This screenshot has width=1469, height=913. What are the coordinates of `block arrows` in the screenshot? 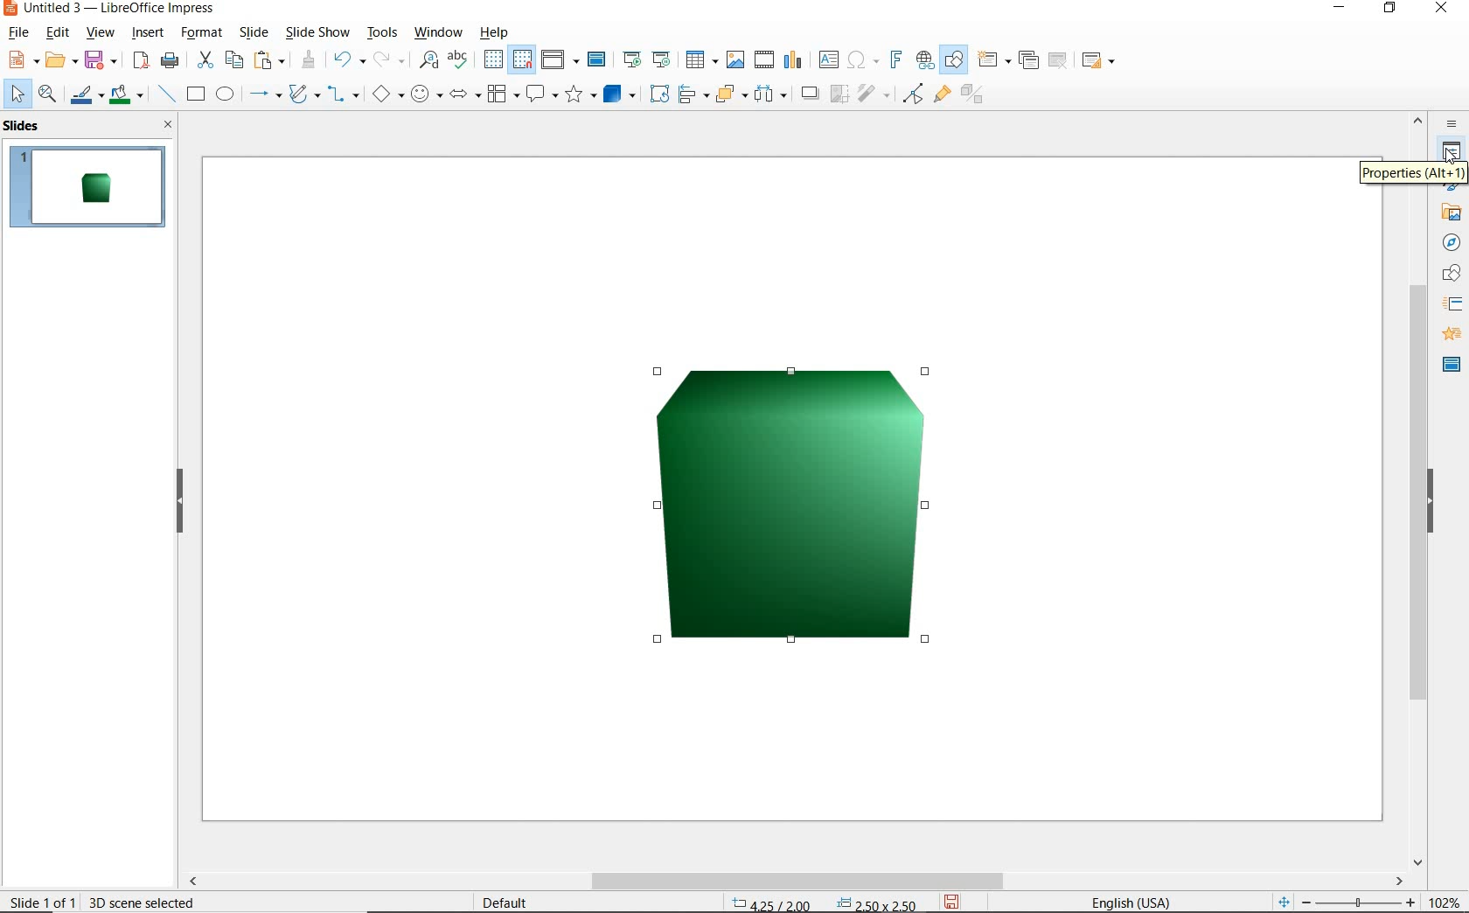 It's located at (465, 94).